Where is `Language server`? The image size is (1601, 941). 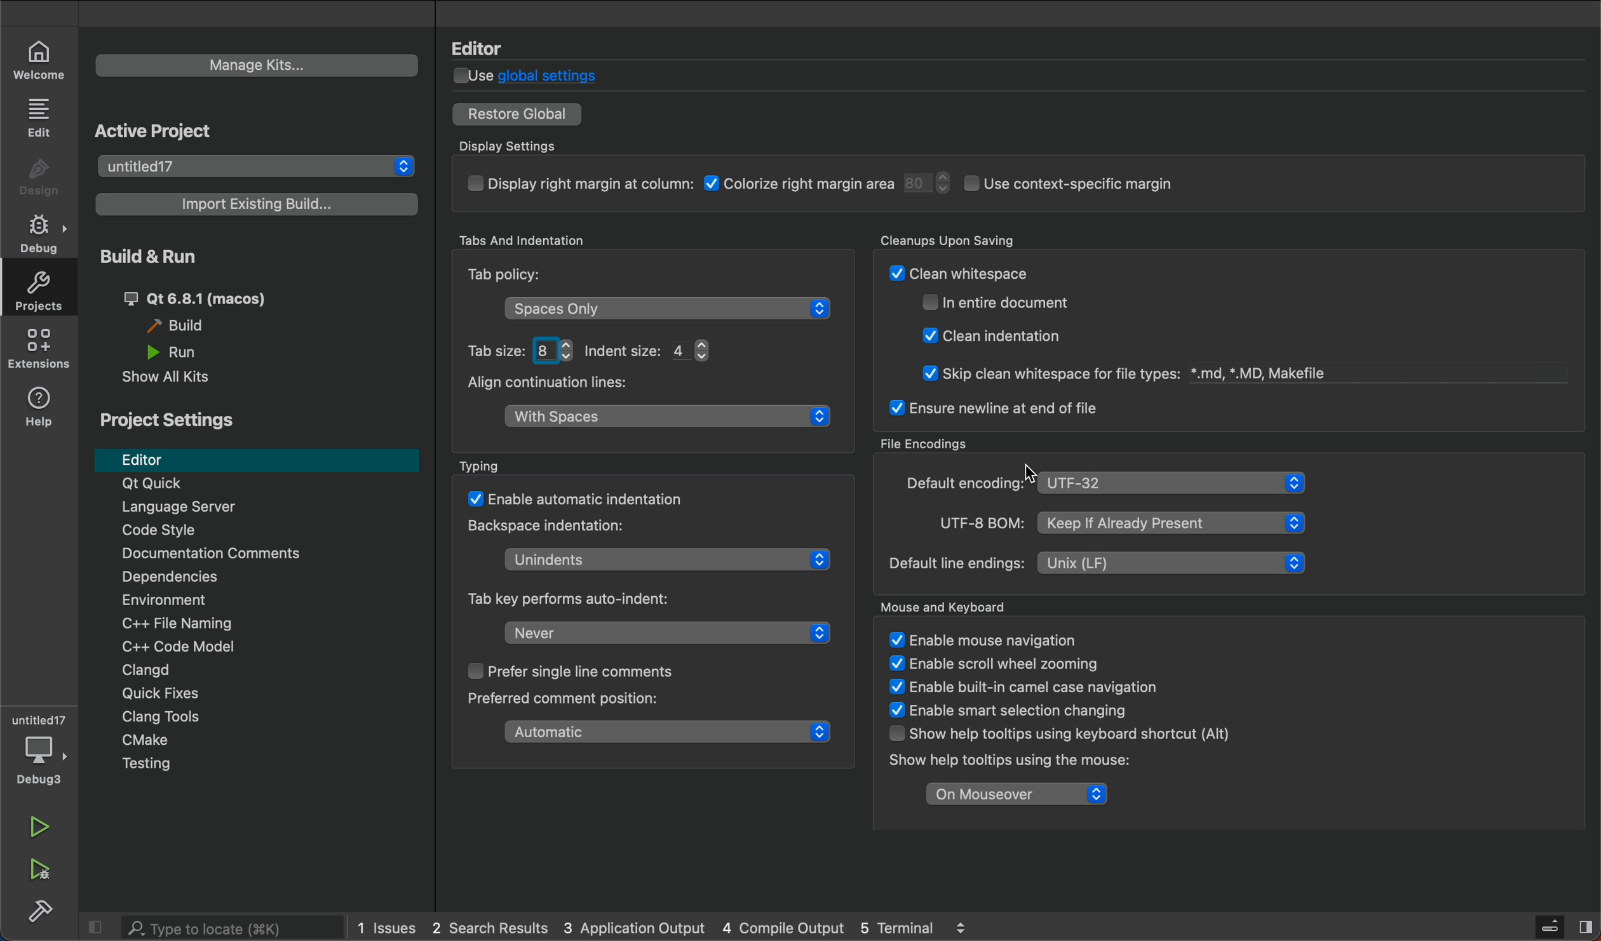 Language server is located at coordinates (258, 507).